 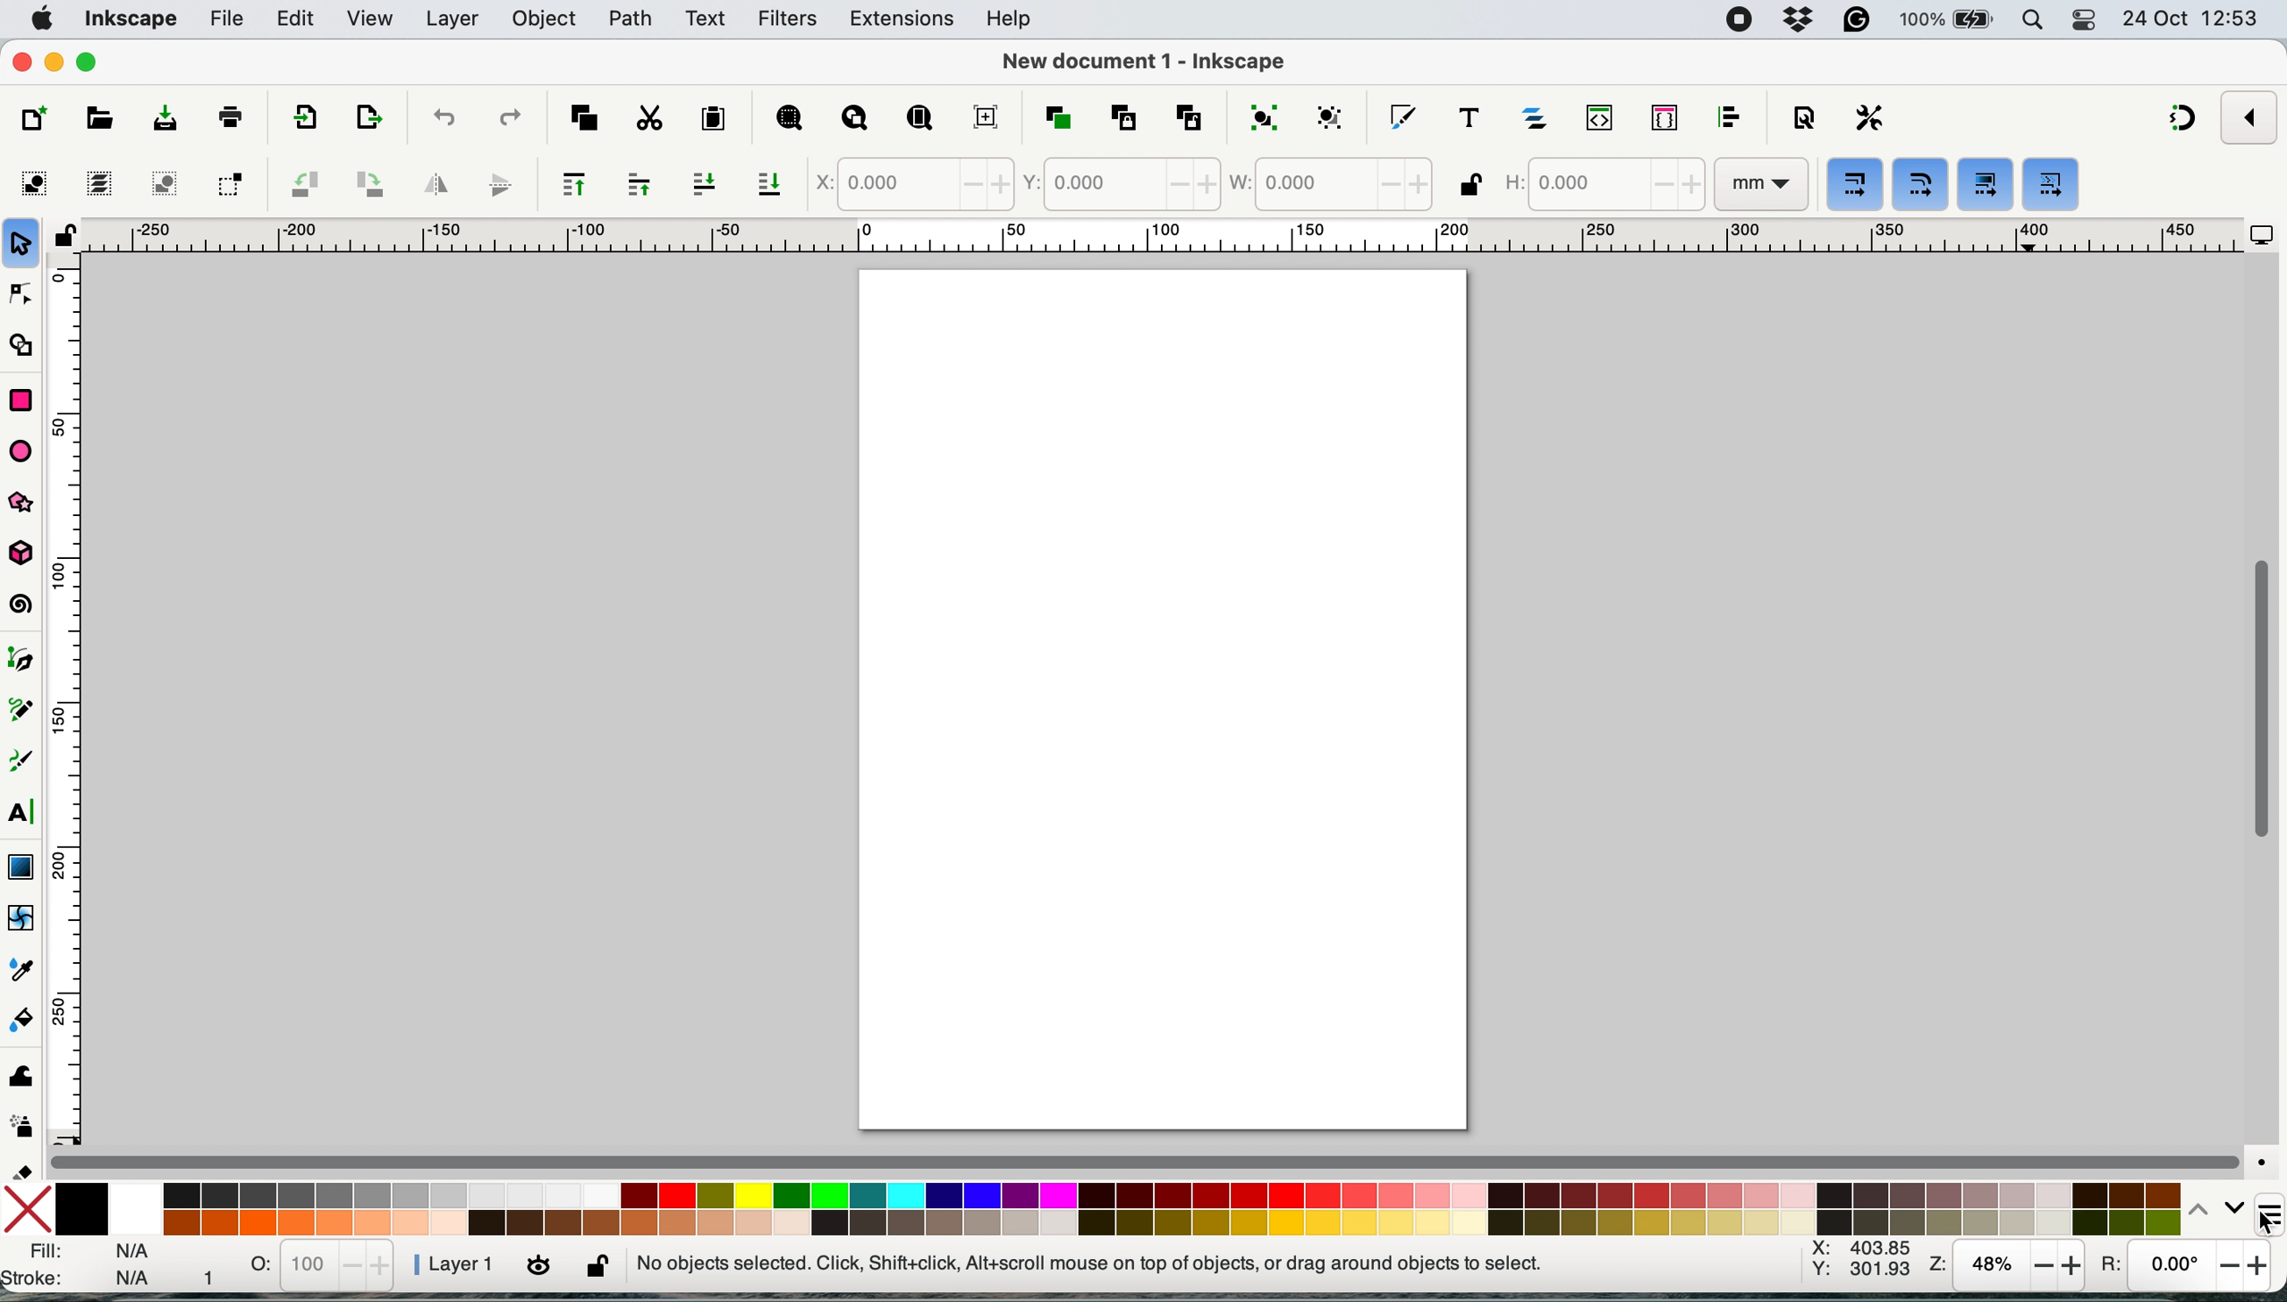 What do you see at coordinates (1920, 185) in the screenshot?
I see `when scaling rectangles scale the radii of rounded corners` at bounding box center [1920, 185].